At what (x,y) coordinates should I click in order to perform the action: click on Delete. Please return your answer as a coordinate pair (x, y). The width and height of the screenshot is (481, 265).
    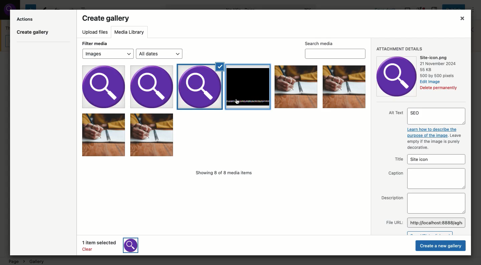
    Looking at the image, I should click on (439, 88).